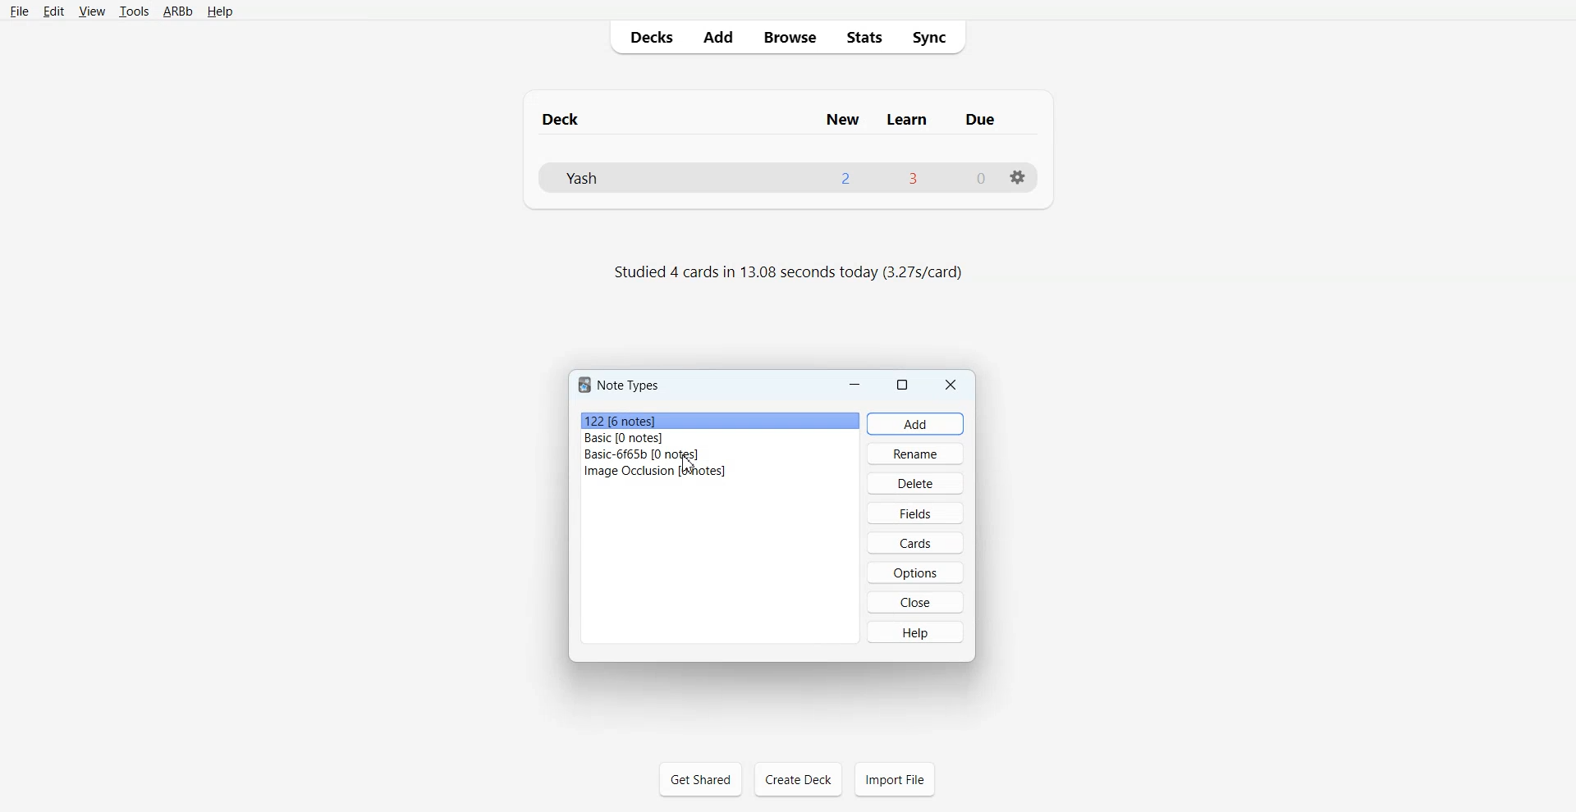 This screenshot has width=1576, height=812. Describe the element at coordinates (720, 455) in the screenshot. I see `Basic` at that location.